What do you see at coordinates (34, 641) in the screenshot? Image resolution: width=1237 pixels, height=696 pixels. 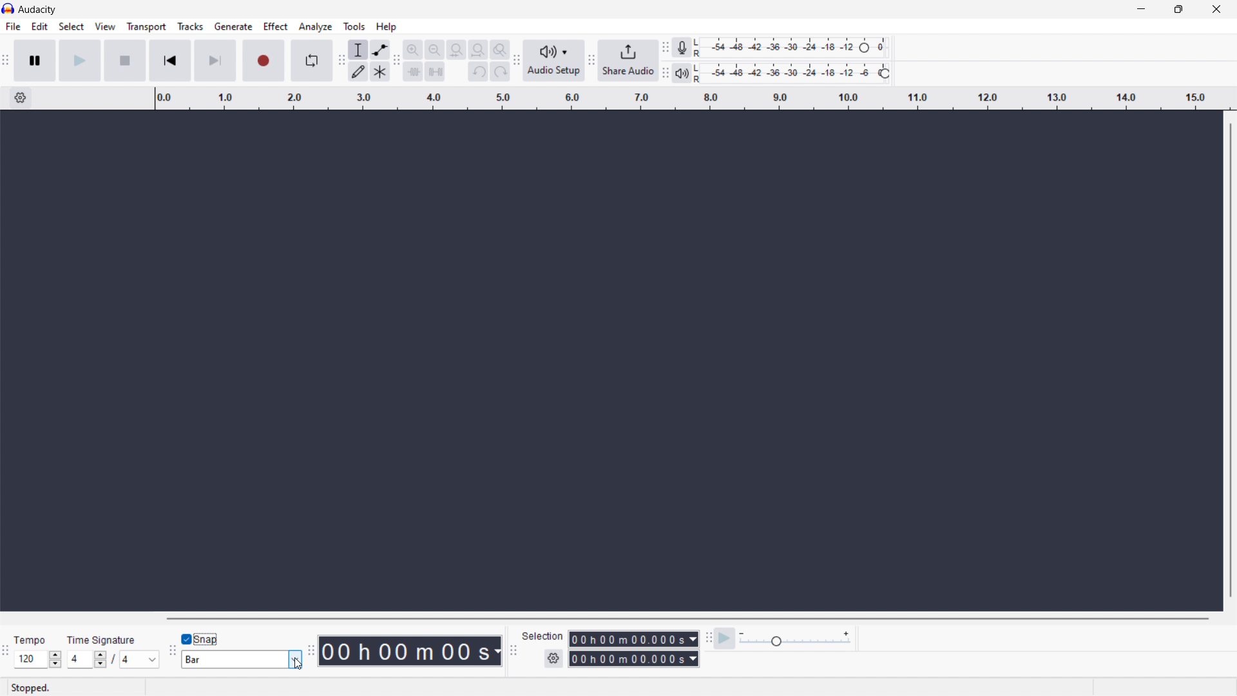 I see `Tempo` at bounding box center [34, 641].